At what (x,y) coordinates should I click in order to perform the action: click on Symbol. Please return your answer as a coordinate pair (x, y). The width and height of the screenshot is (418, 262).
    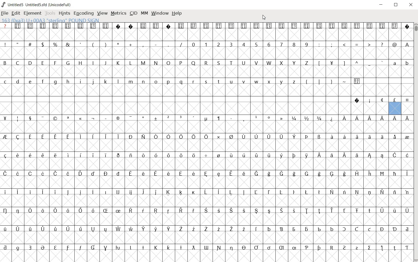
    Looking at the image, I should click on (382, 229).